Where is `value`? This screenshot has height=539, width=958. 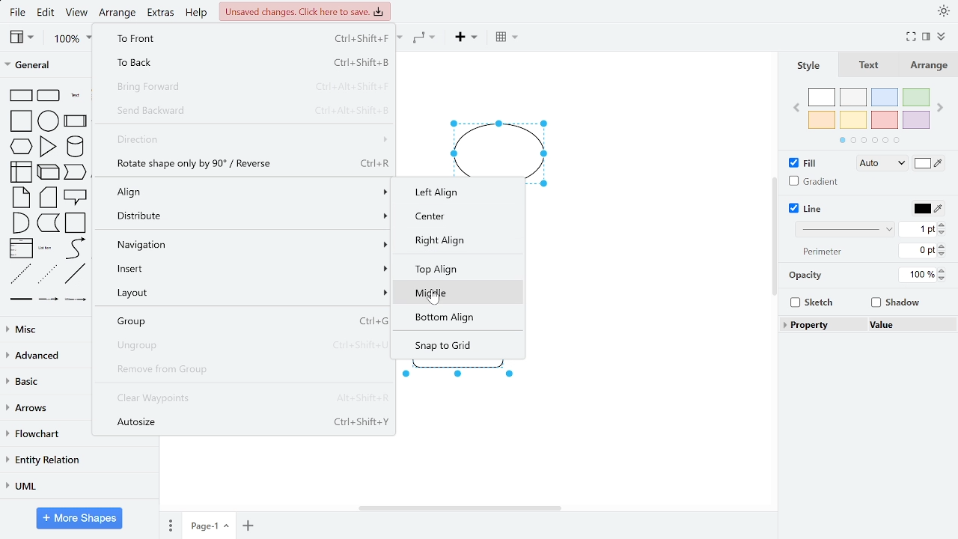
value is located at coordinates (909, 324).